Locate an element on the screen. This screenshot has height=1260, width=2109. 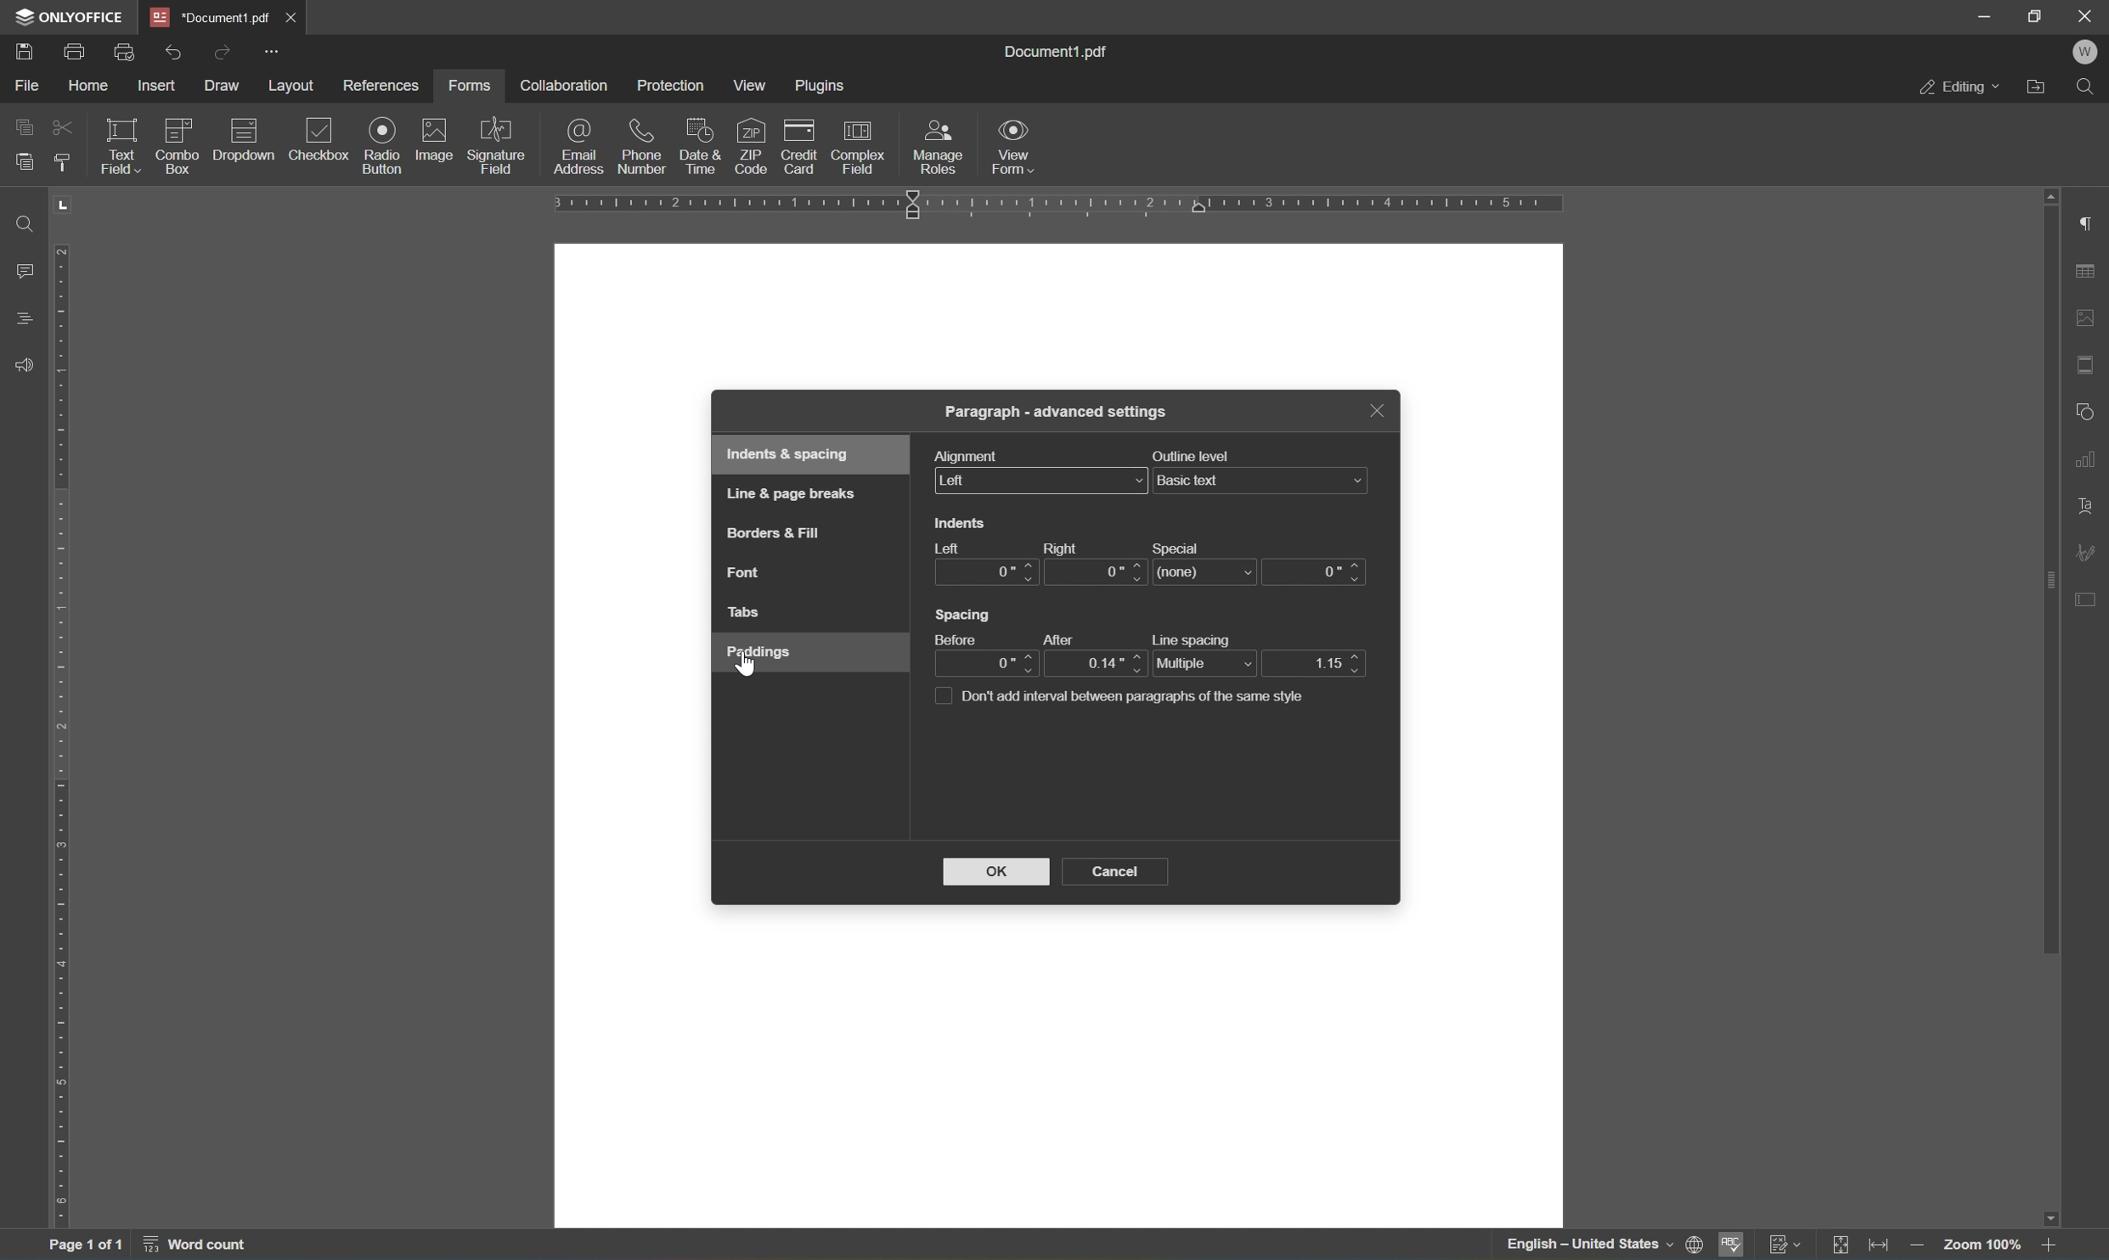
view form is located at coordinates (1023, 149).